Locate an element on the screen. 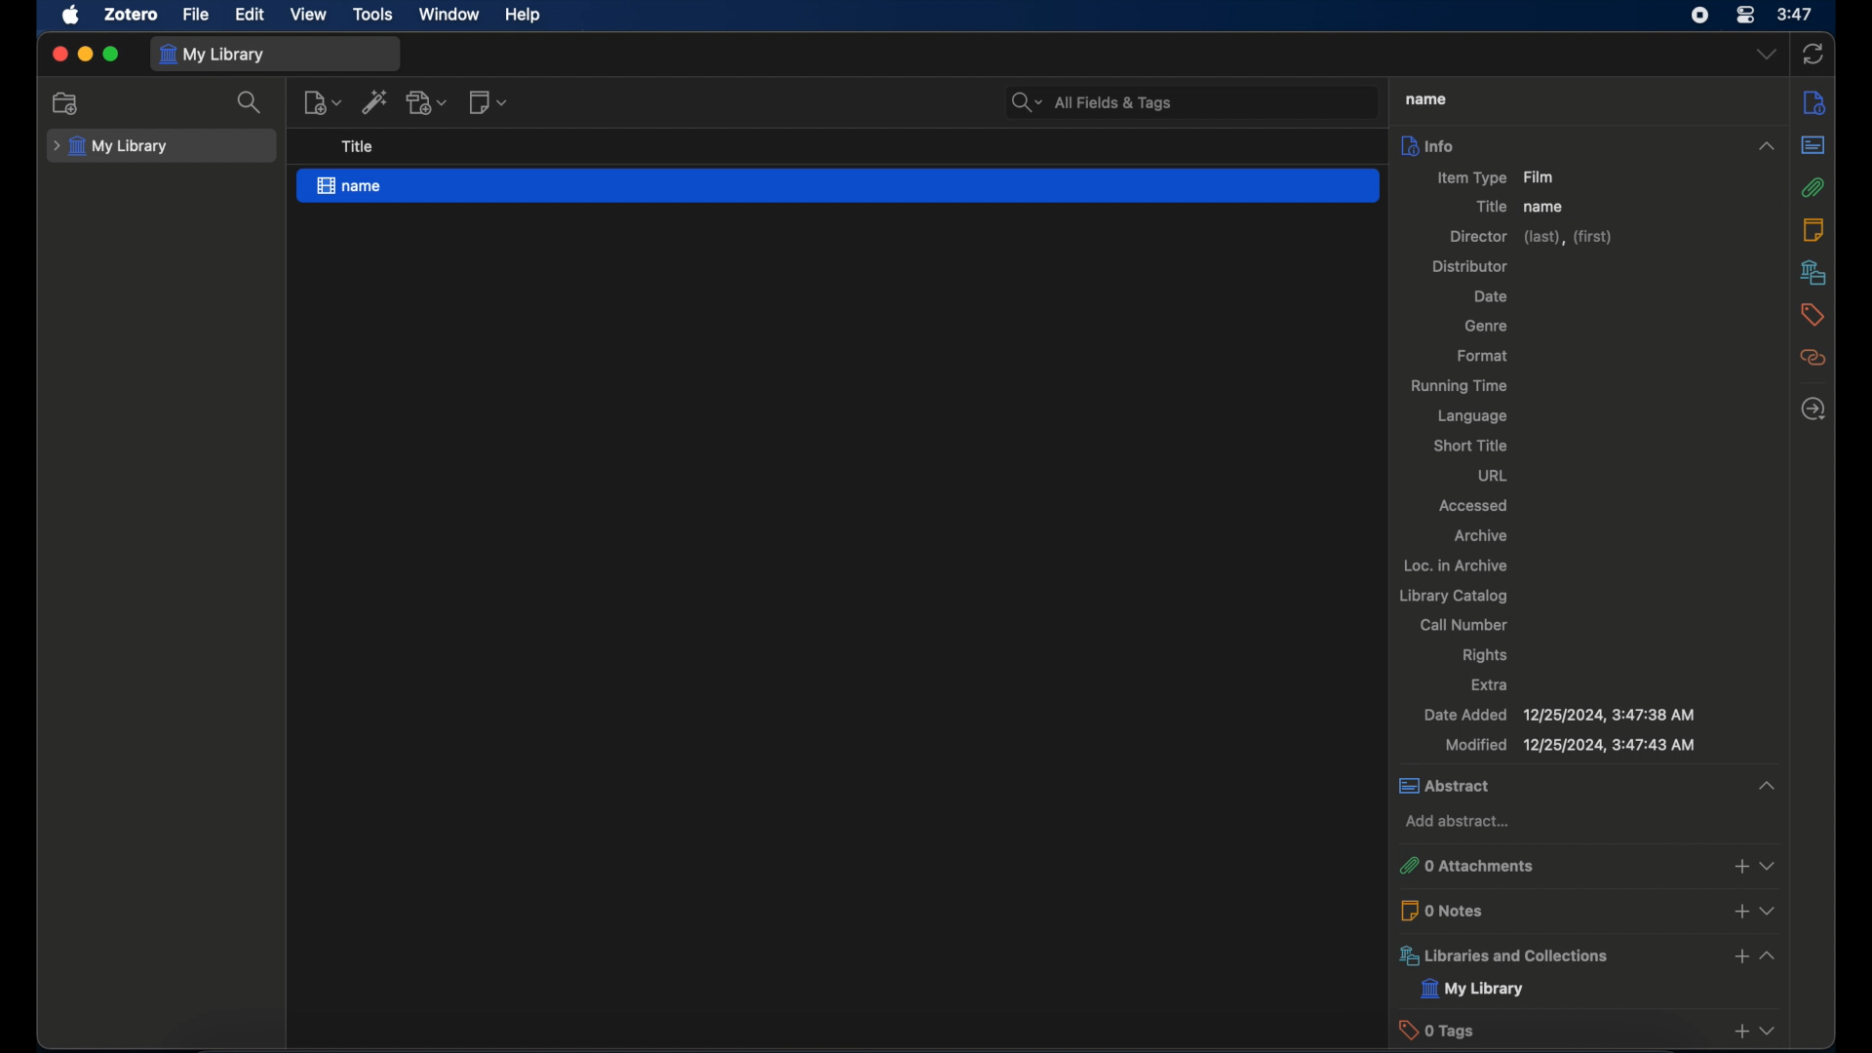  time is located at coordinates (1796, 13).